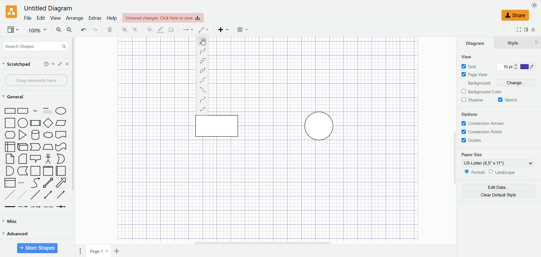  I want to click on Triangle, so click(23, 135).